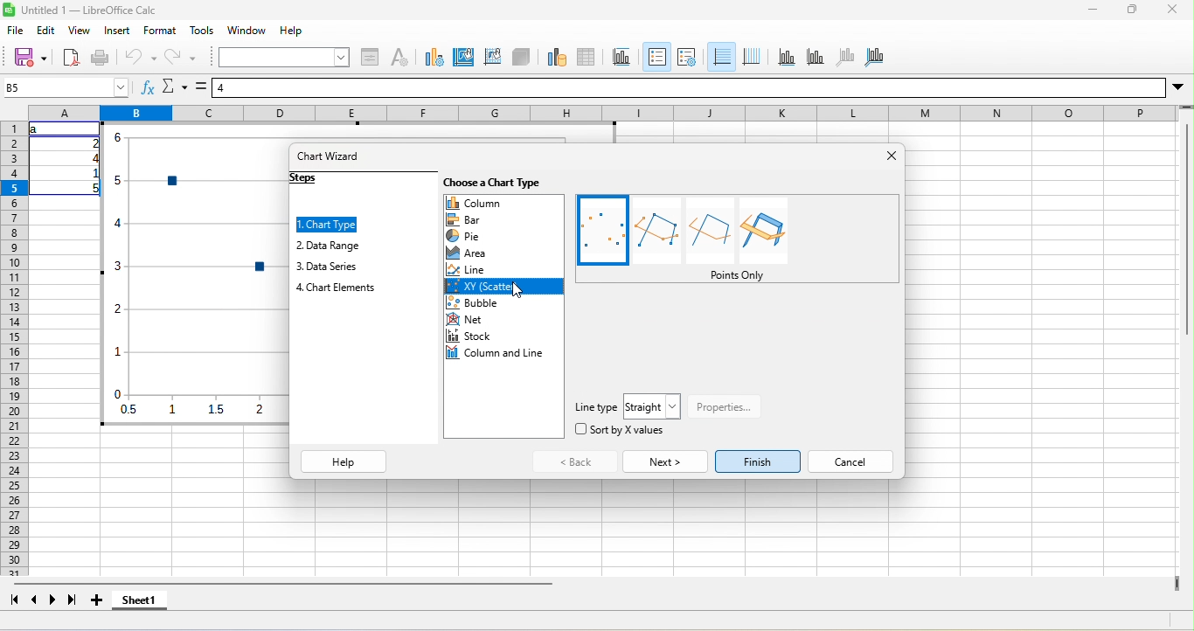 The image size is (1194, 631). I want to click on next, so click(666, 461).